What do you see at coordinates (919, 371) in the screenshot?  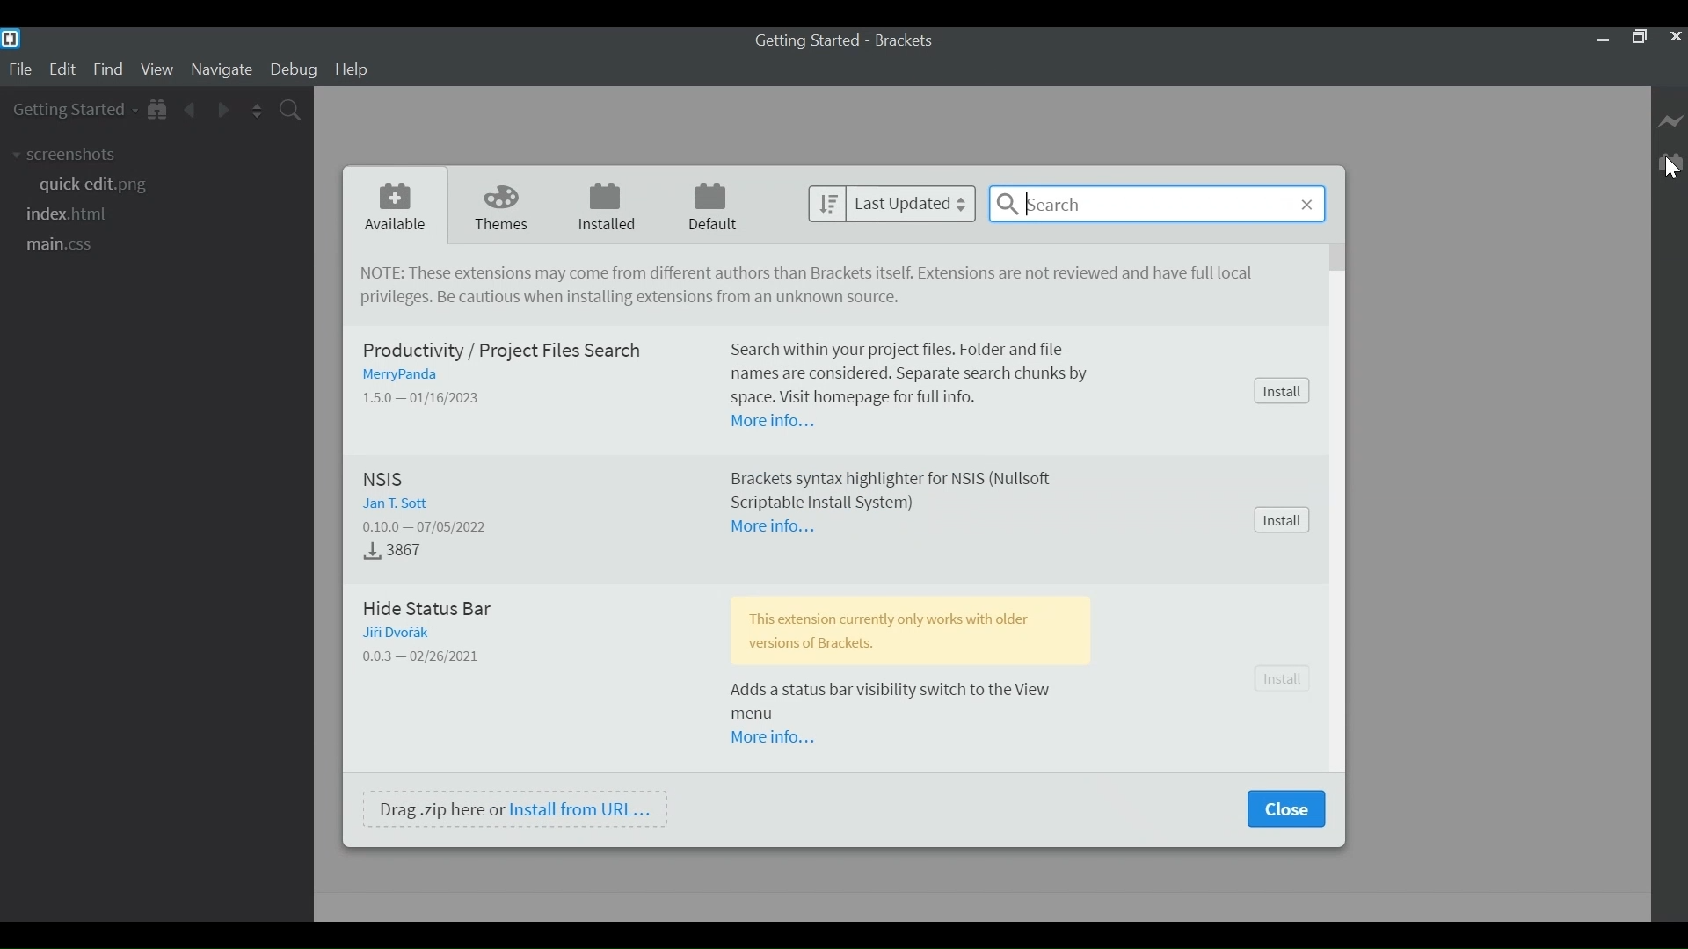 I see `Search within your project files. Folder and file
names are considered. Separate search chunks by
space. Visit homepage for full info.` at bounding box center [919, 371].